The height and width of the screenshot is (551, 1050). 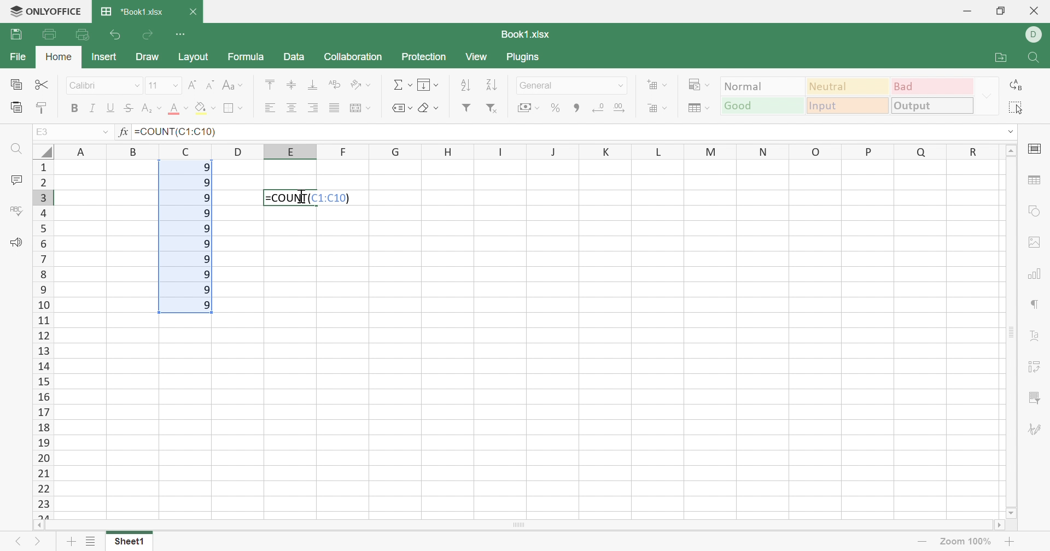 What do you see at coordinates (291, 108) in the screenshot?
I see `Align Center` at bounding box center [291, 108].